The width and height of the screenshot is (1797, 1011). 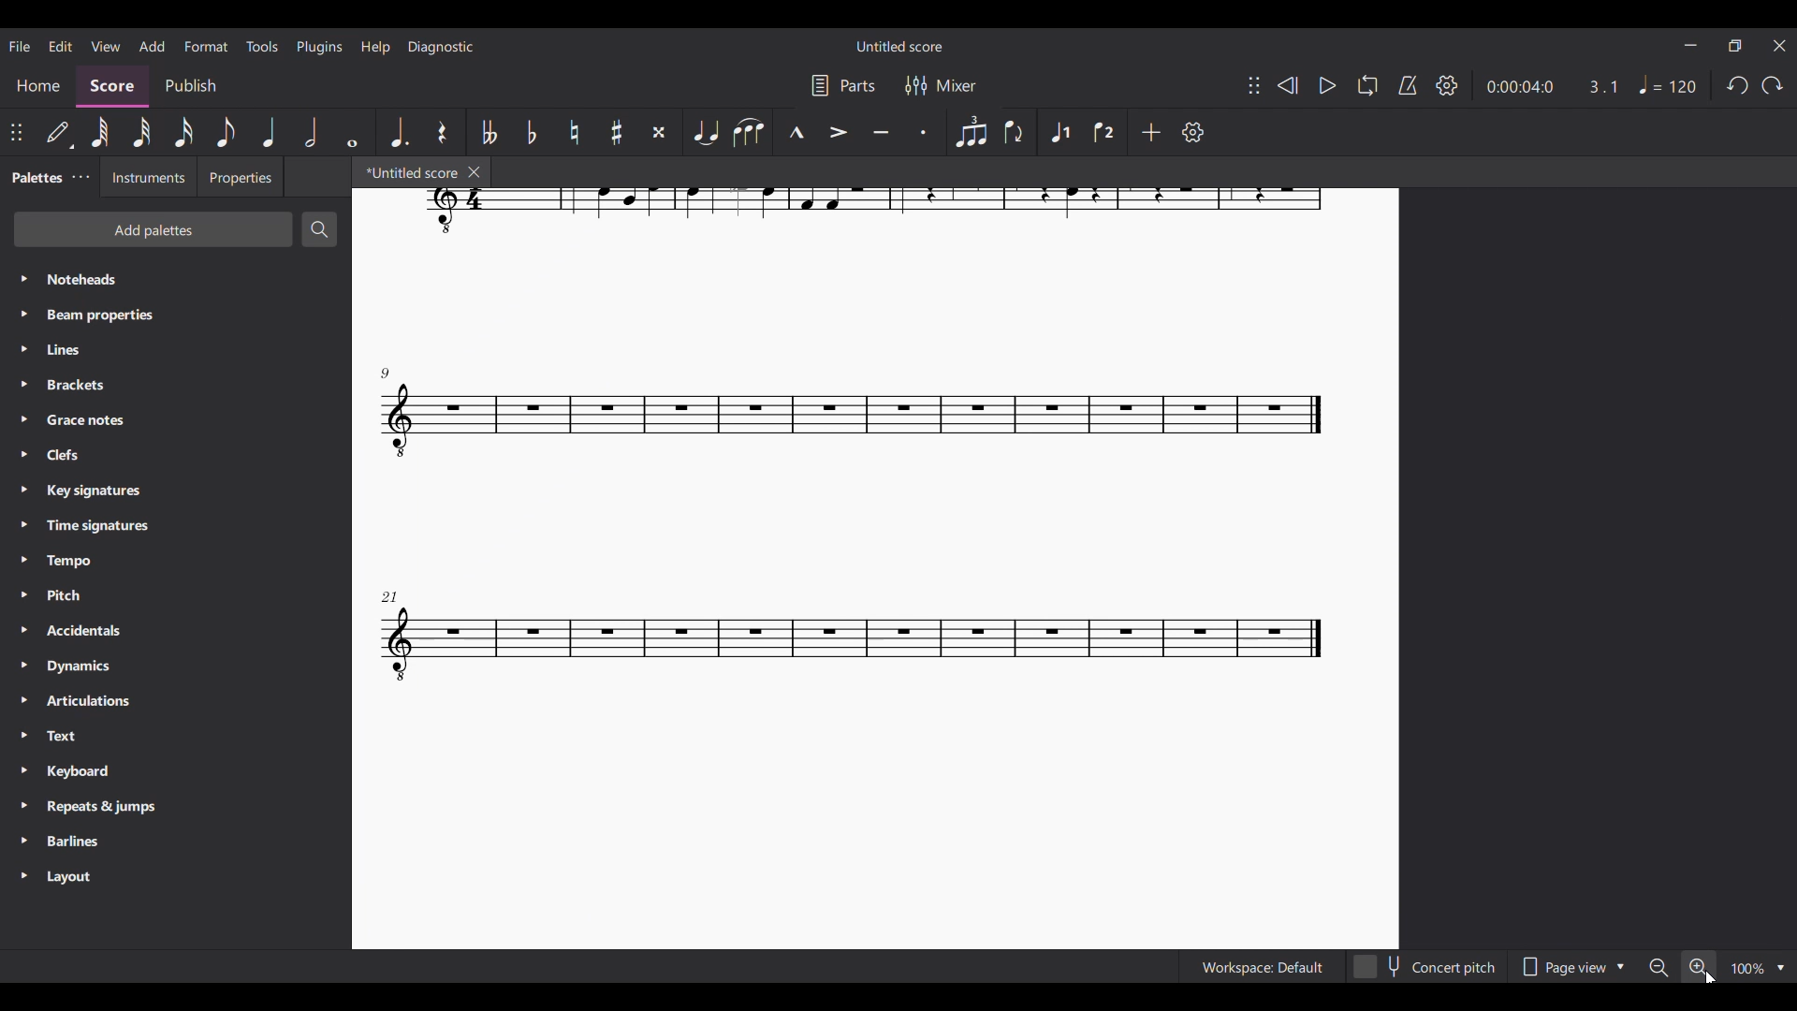 What do you see at coordinates (748, 132) in the screenshot?
I see `Slur` at bounding box center [748, 132].